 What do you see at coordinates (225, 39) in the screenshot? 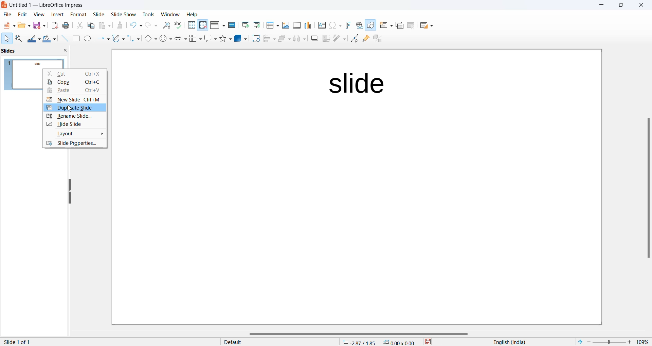
I see `Shapes` at bounding box center [225, 39].